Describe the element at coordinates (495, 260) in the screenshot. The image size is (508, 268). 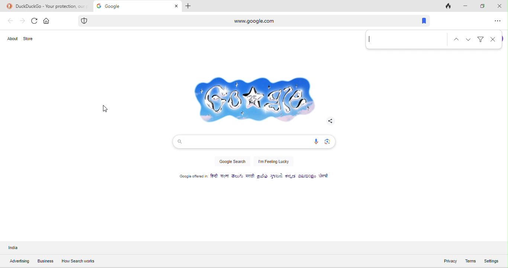
I see `settings` at that location.